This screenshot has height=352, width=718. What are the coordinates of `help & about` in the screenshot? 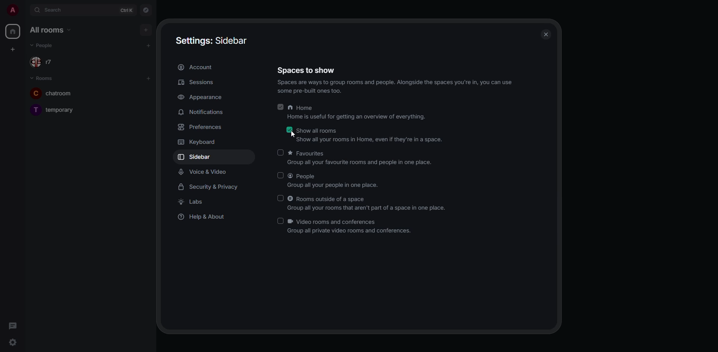 It's located at (206, 218).